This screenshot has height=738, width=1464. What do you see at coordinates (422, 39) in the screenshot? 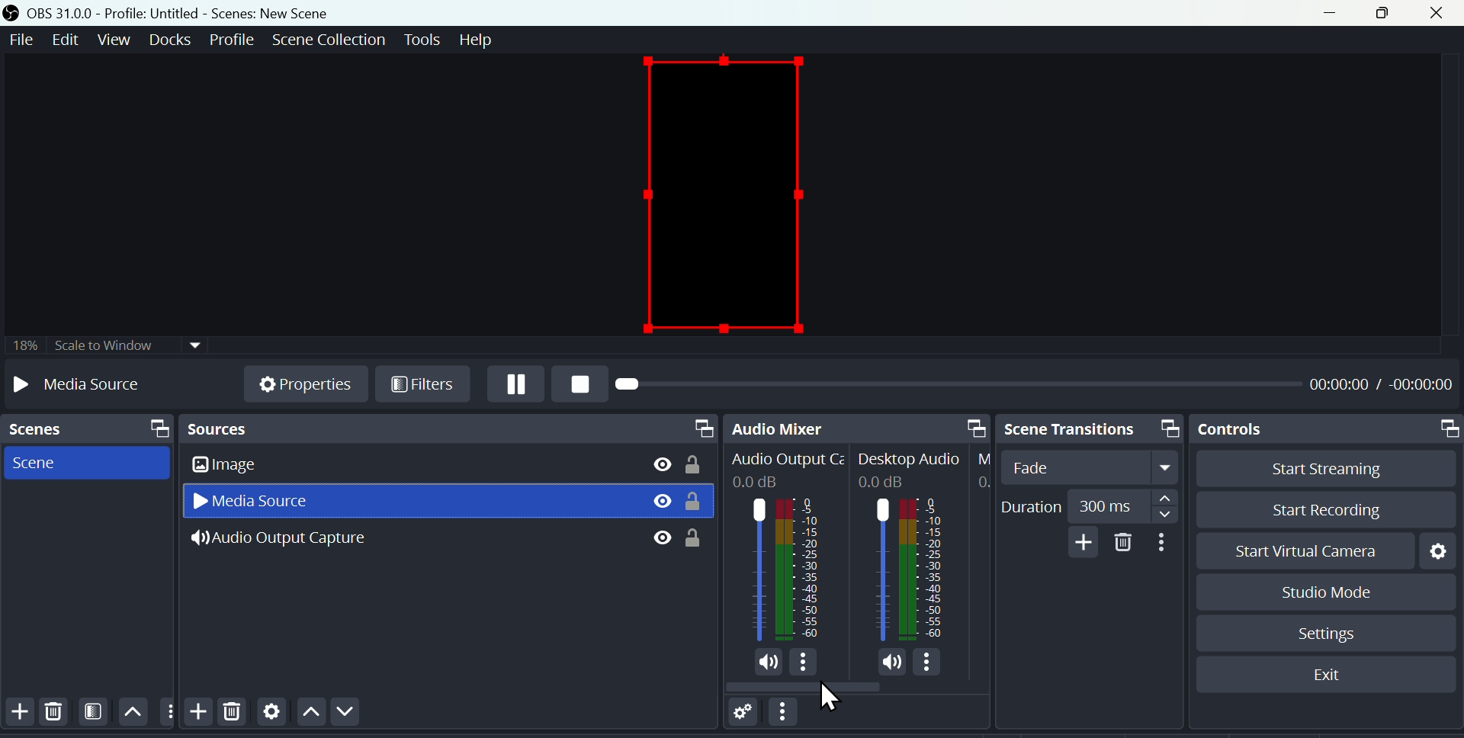
I see `Tools` at bounding box center [422, 39].